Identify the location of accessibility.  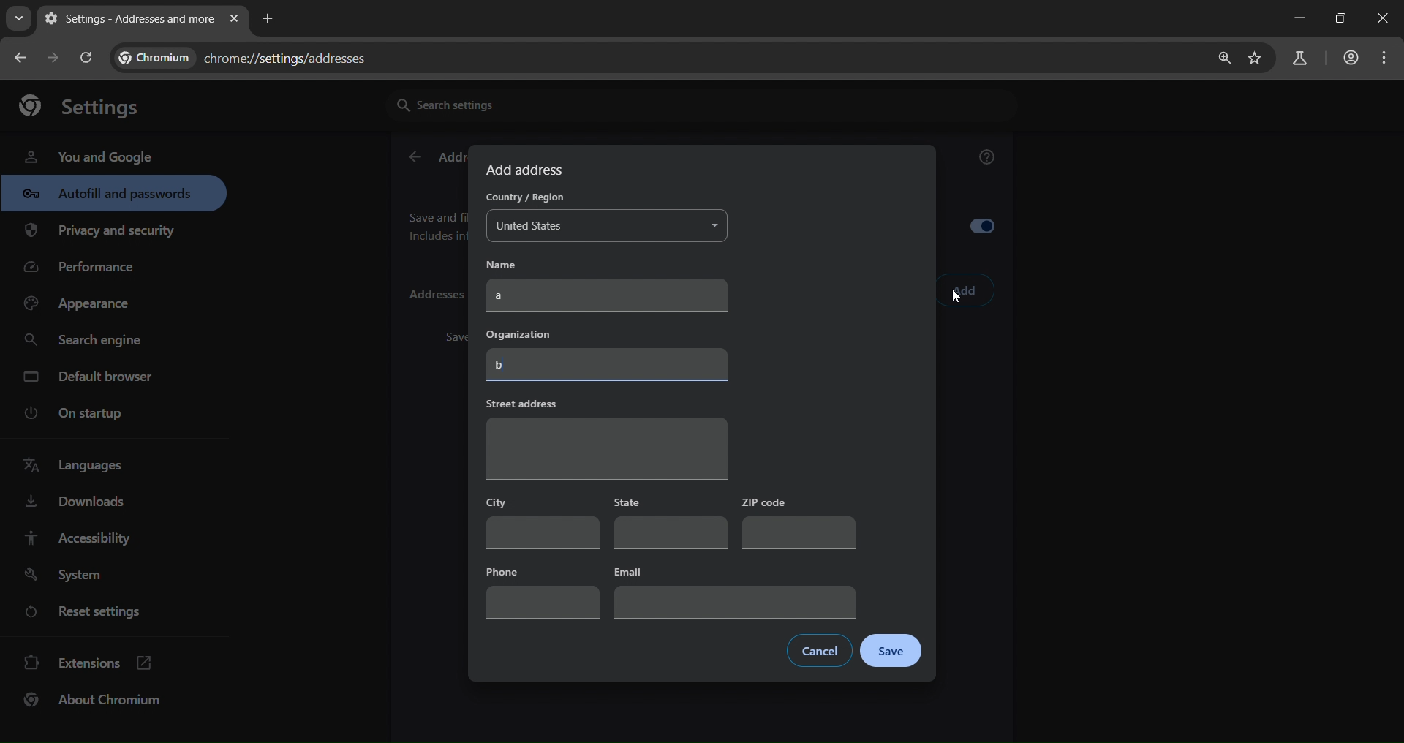
(76, 538).